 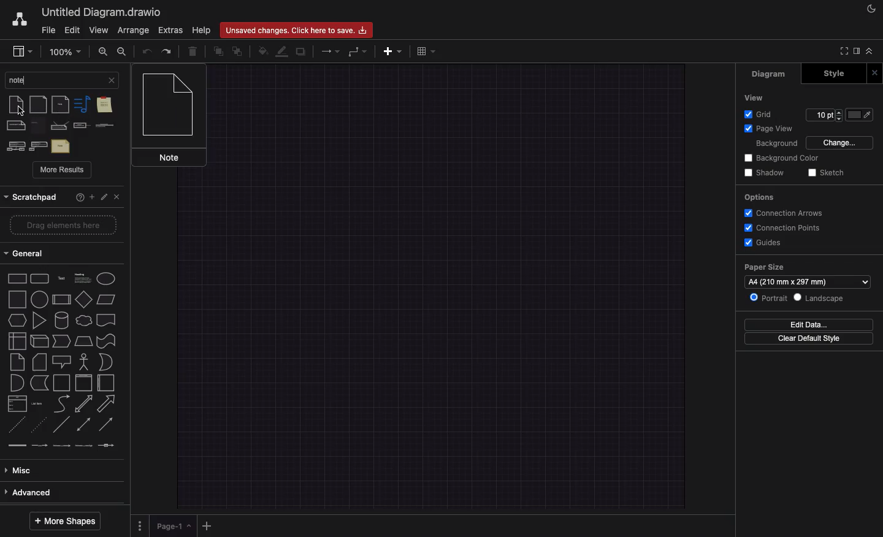 What do you see at coordinates (112, 80) in the screenshot?
I see `close` at bounding box center [112, 80].